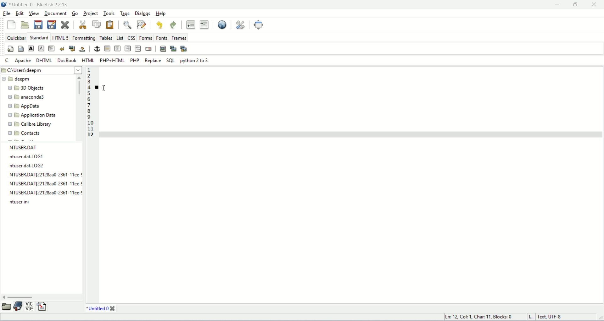  I want to click on edit preferences, so click(241, 25).